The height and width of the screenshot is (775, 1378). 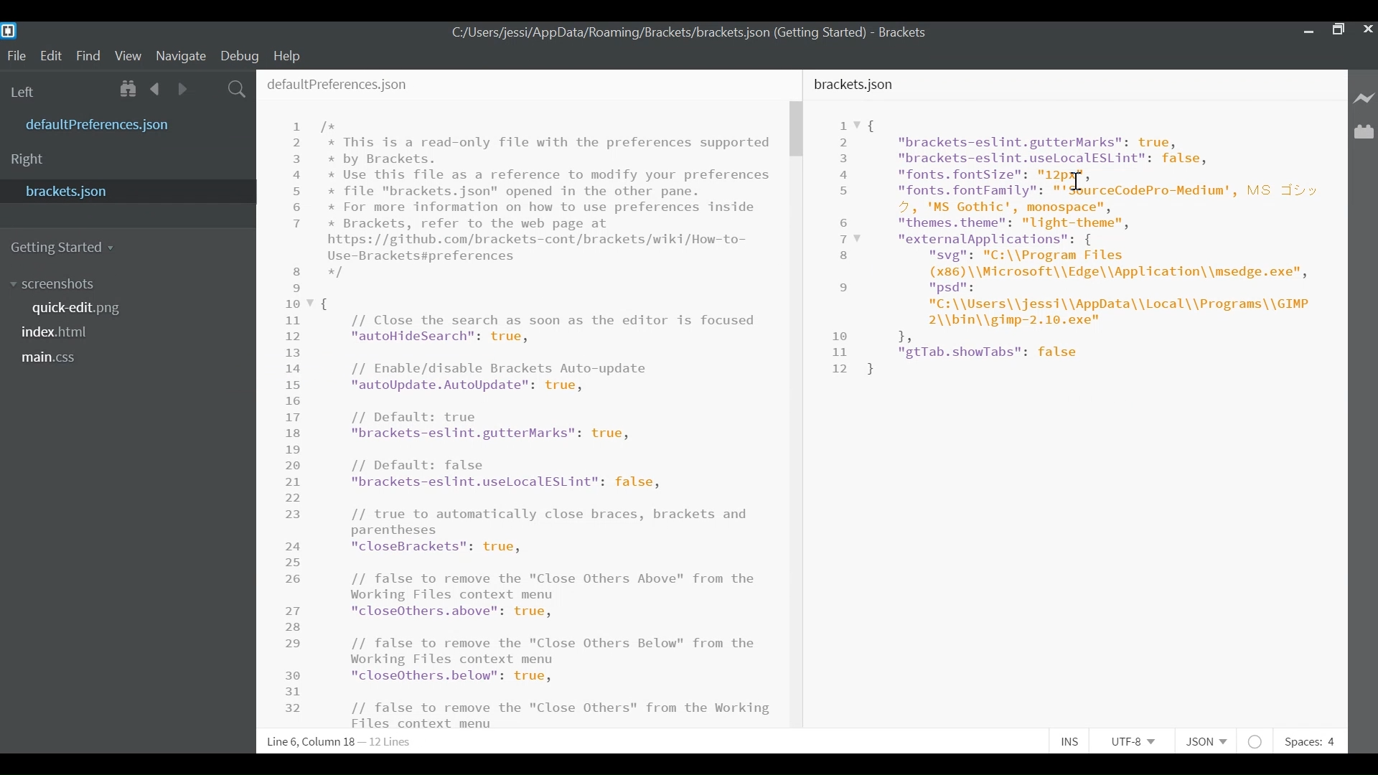 What do you see at coordinates (50, 55) in the screenshot?
I see `Edit` at bounding box center [50, 55].